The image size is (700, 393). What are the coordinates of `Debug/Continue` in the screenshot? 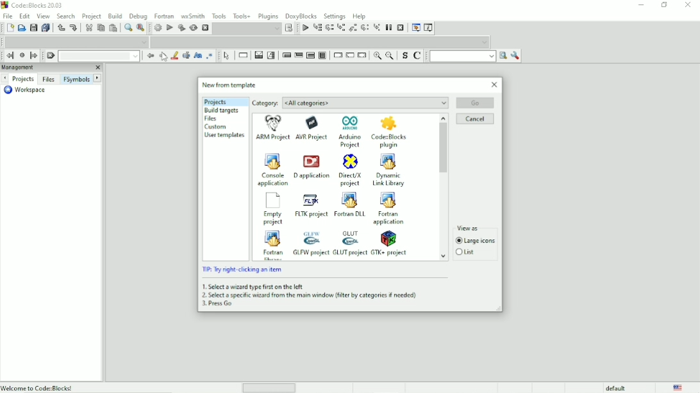 It's located at (304, 28).